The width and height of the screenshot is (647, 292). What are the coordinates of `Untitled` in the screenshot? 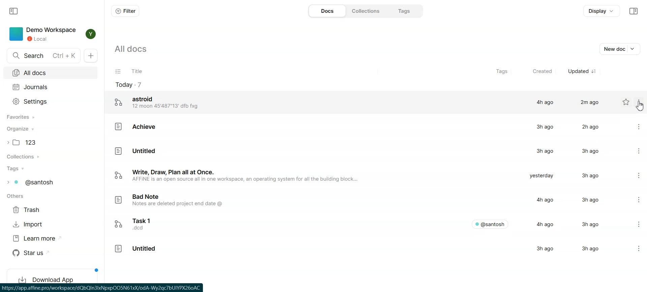 It's located at (135, 250).